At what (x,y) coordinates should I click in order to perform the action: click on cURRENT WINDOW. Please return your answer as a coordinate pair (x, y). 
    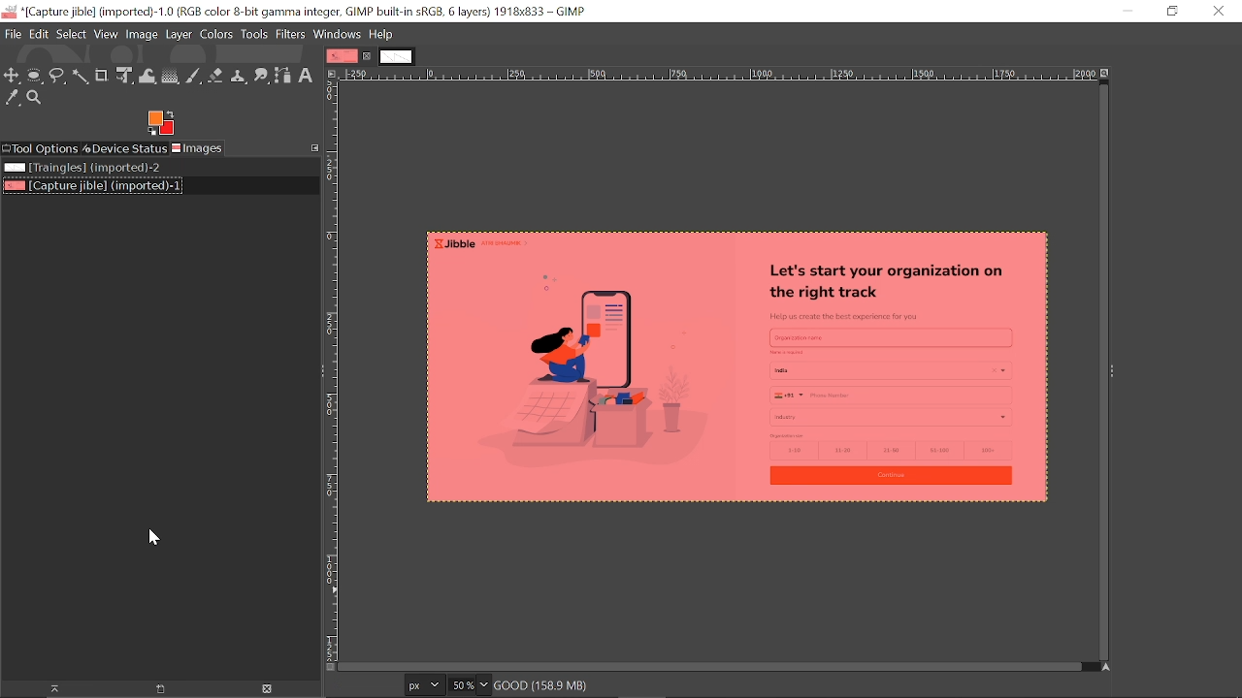
    Looking at the image, I should click on (295, 11).